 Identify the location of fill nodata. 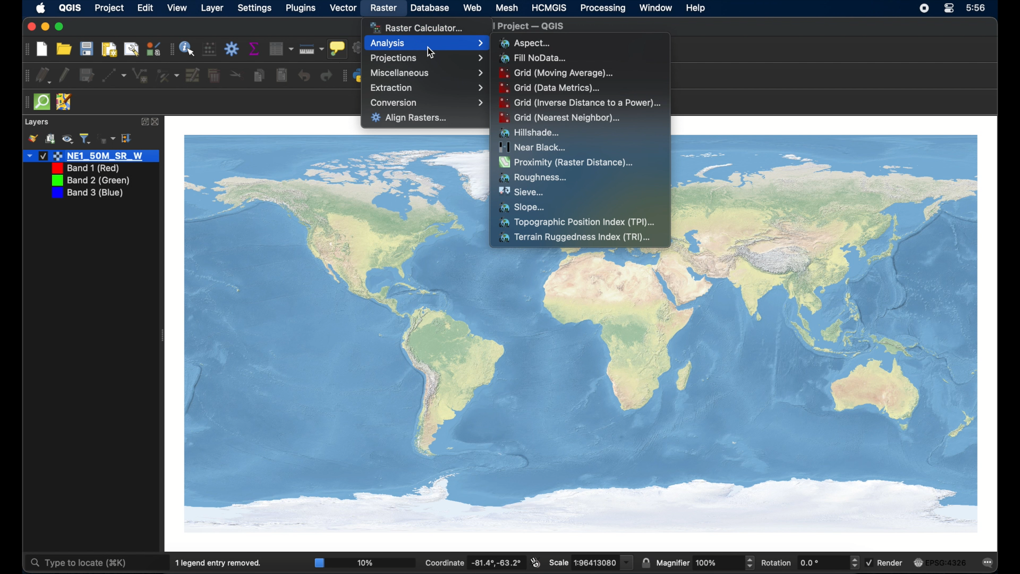
(534, 58).